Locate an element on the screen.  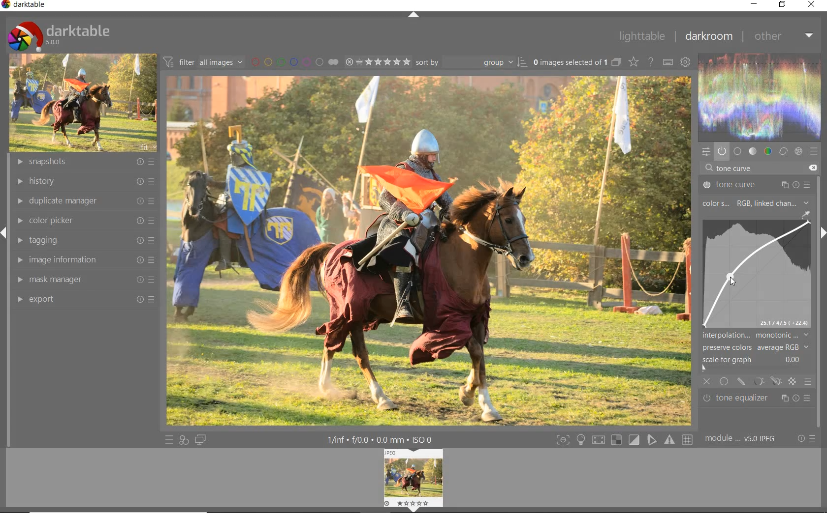
enable for online help is located at coordinates (651, 63).